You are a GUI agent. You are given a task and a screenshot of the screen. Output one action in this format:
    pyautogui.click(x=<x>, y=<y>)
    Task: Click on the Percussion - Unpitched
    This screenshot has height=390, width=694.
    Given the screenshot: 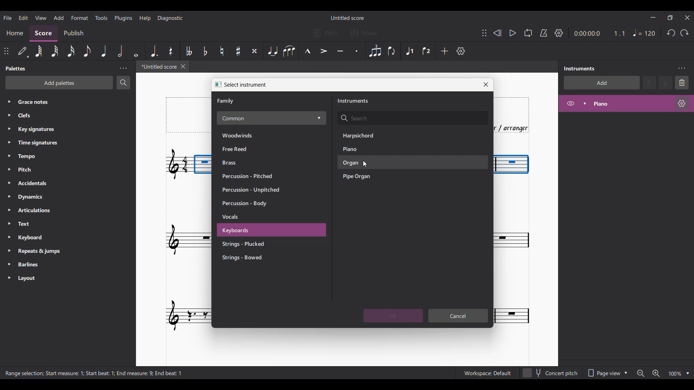 What is the action you would take?
    pyautogui.click(x=253, y=191)
    